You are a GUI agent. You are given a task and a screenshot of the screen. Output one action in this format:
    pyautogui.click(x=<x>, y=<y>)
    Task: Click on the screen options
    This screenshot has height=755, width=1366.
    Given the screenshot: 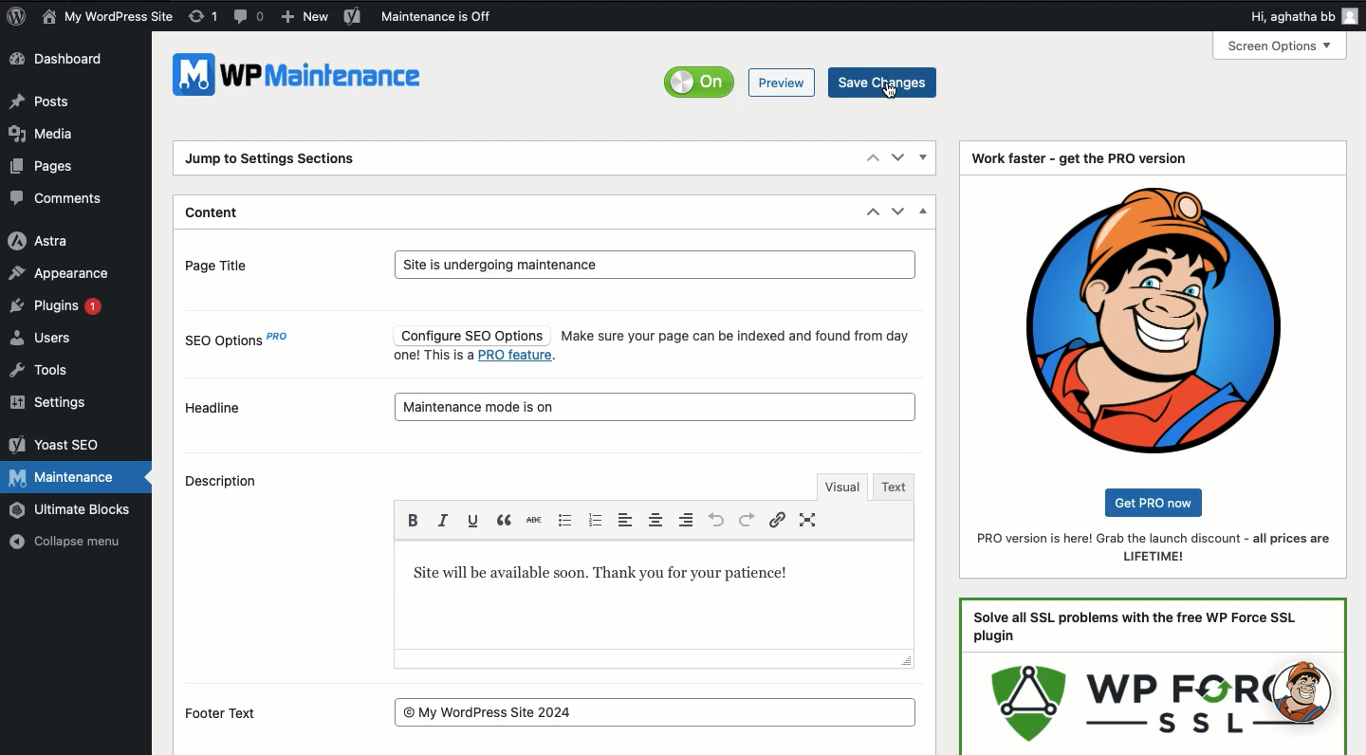 What is the action you would take?
    pyautogui.click(x=1278, y=46)
    